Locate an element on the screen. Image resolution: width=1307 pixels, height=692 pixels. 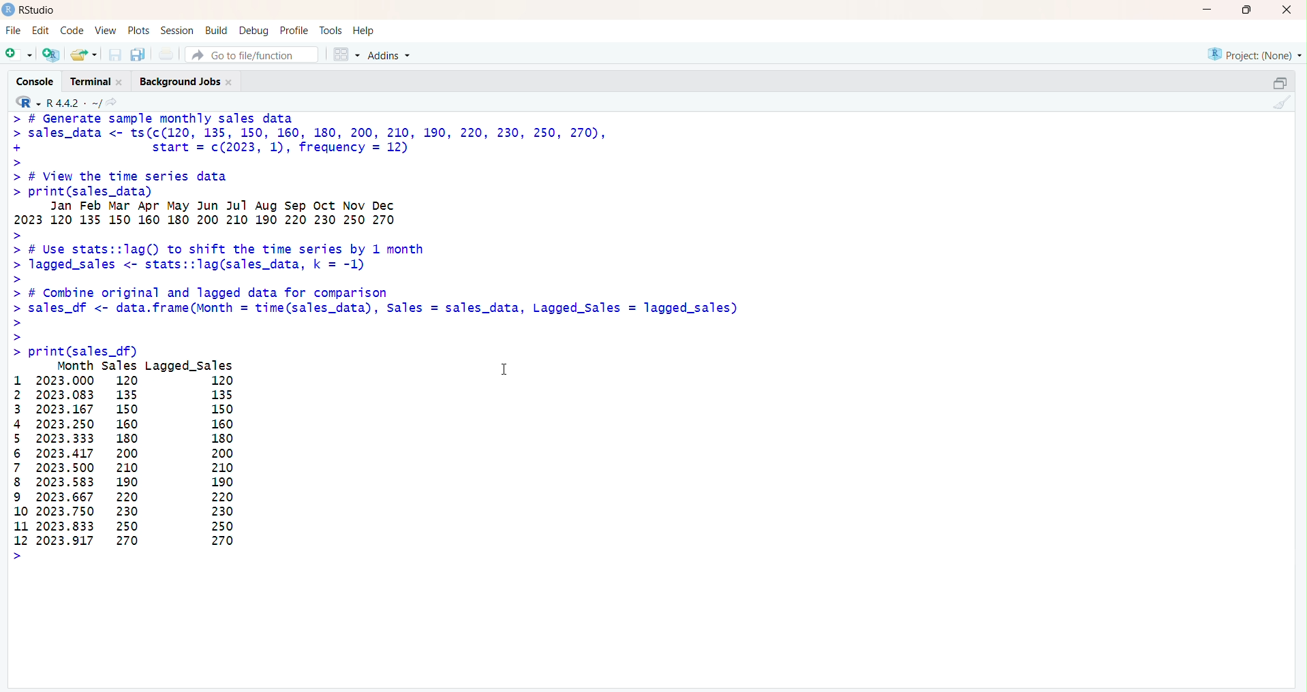
save current document is located at coordinates (116, 55).